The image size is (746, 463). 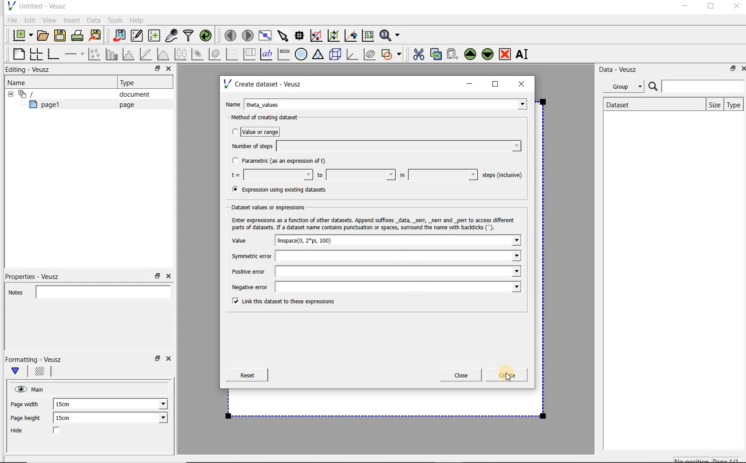 What do you see at coordinates (29, 20) in the screenshot?
I see `Edit` at bounding box center [29, 20].